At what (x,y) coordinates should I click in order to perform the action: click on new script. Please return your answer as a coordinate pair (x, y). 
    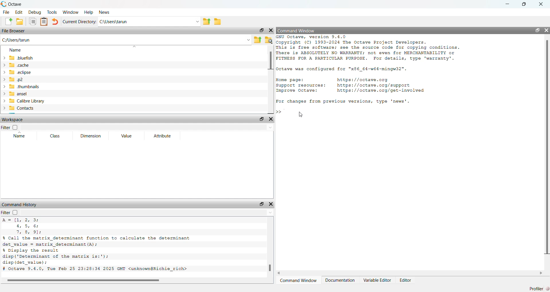
    Looking at the image, I should click on (9, 22).